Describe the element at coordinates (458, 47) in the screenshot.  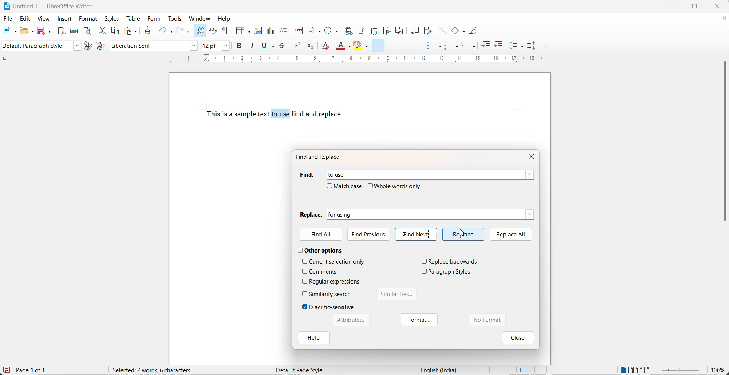
I see `toggle ordered list options` at that location.